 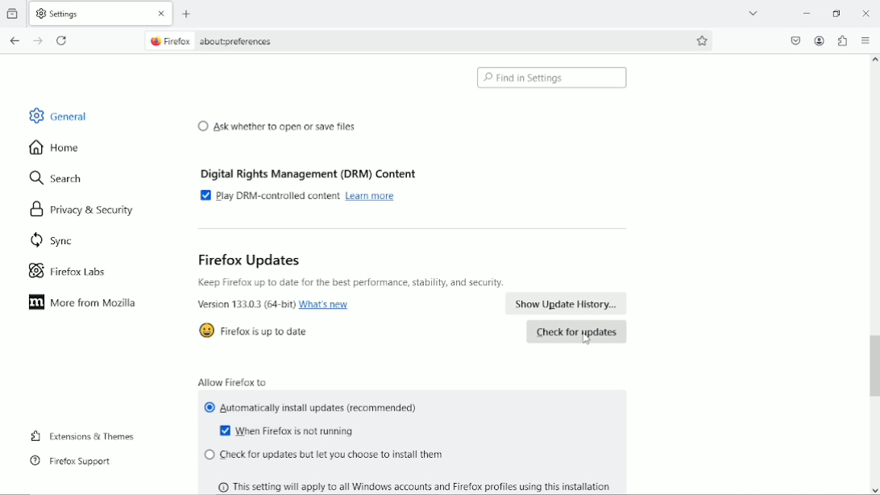 I want to click on add tab, so click(x=192, y=11).